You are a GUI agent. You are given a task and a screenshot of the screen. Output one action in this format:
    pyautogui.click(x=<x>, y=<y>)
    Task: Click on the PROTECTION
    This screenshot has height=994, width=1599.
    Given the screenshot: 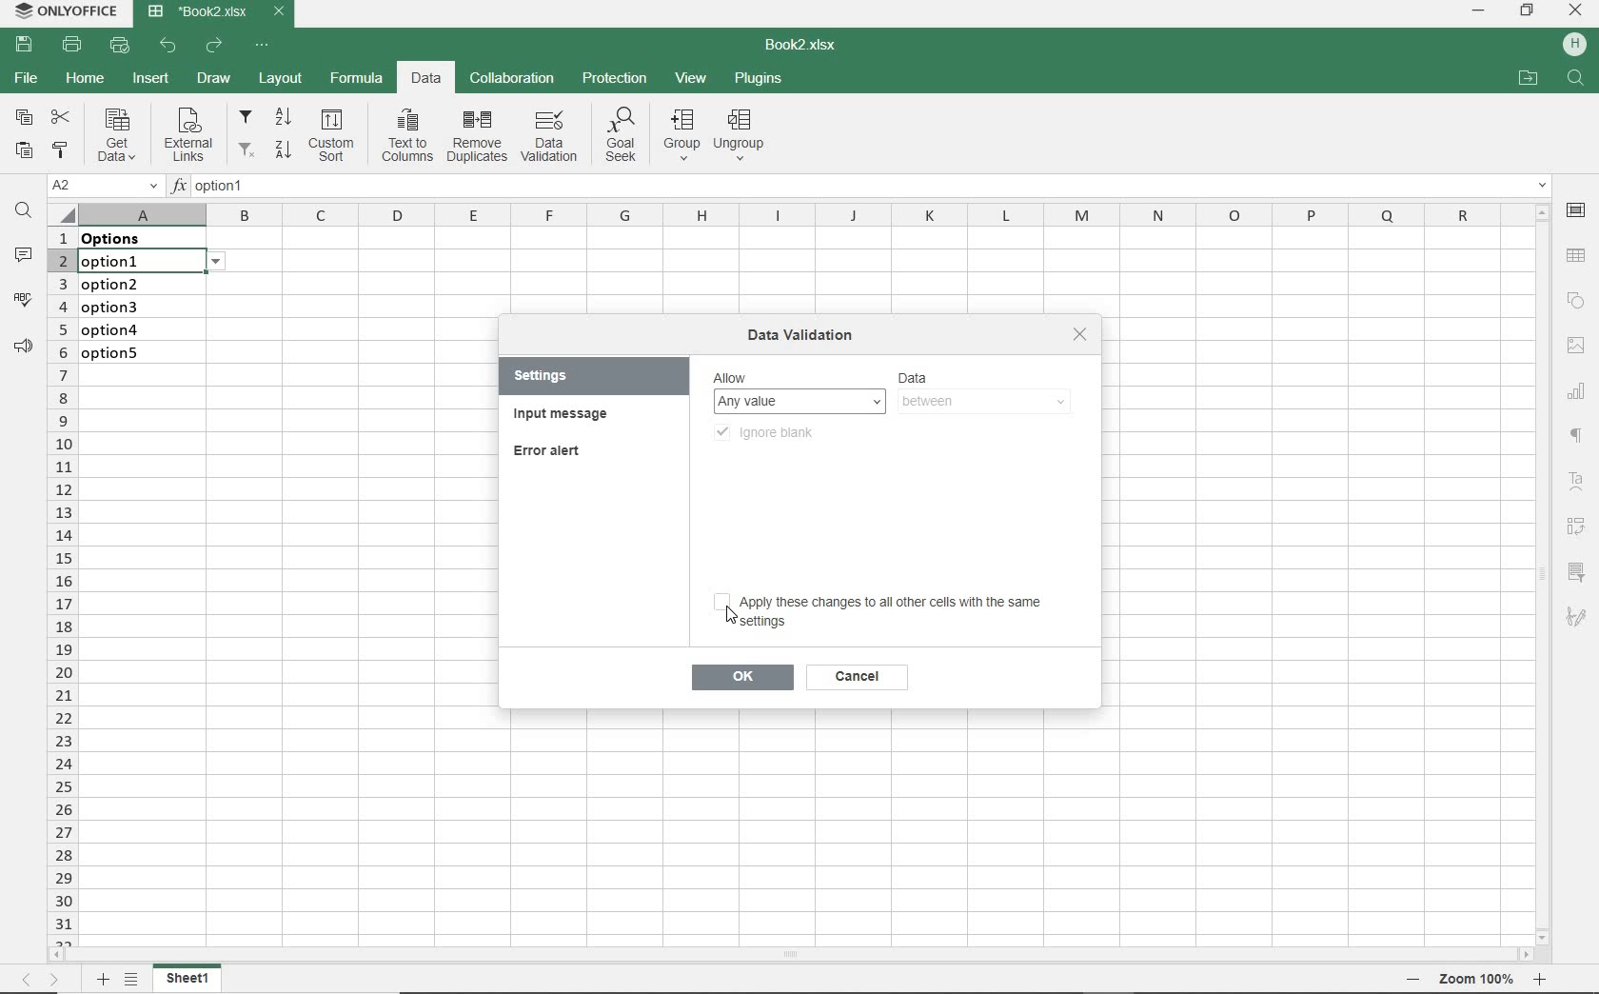 What is the action you would take?
    pyautogui.click(x=615, y=79)
    